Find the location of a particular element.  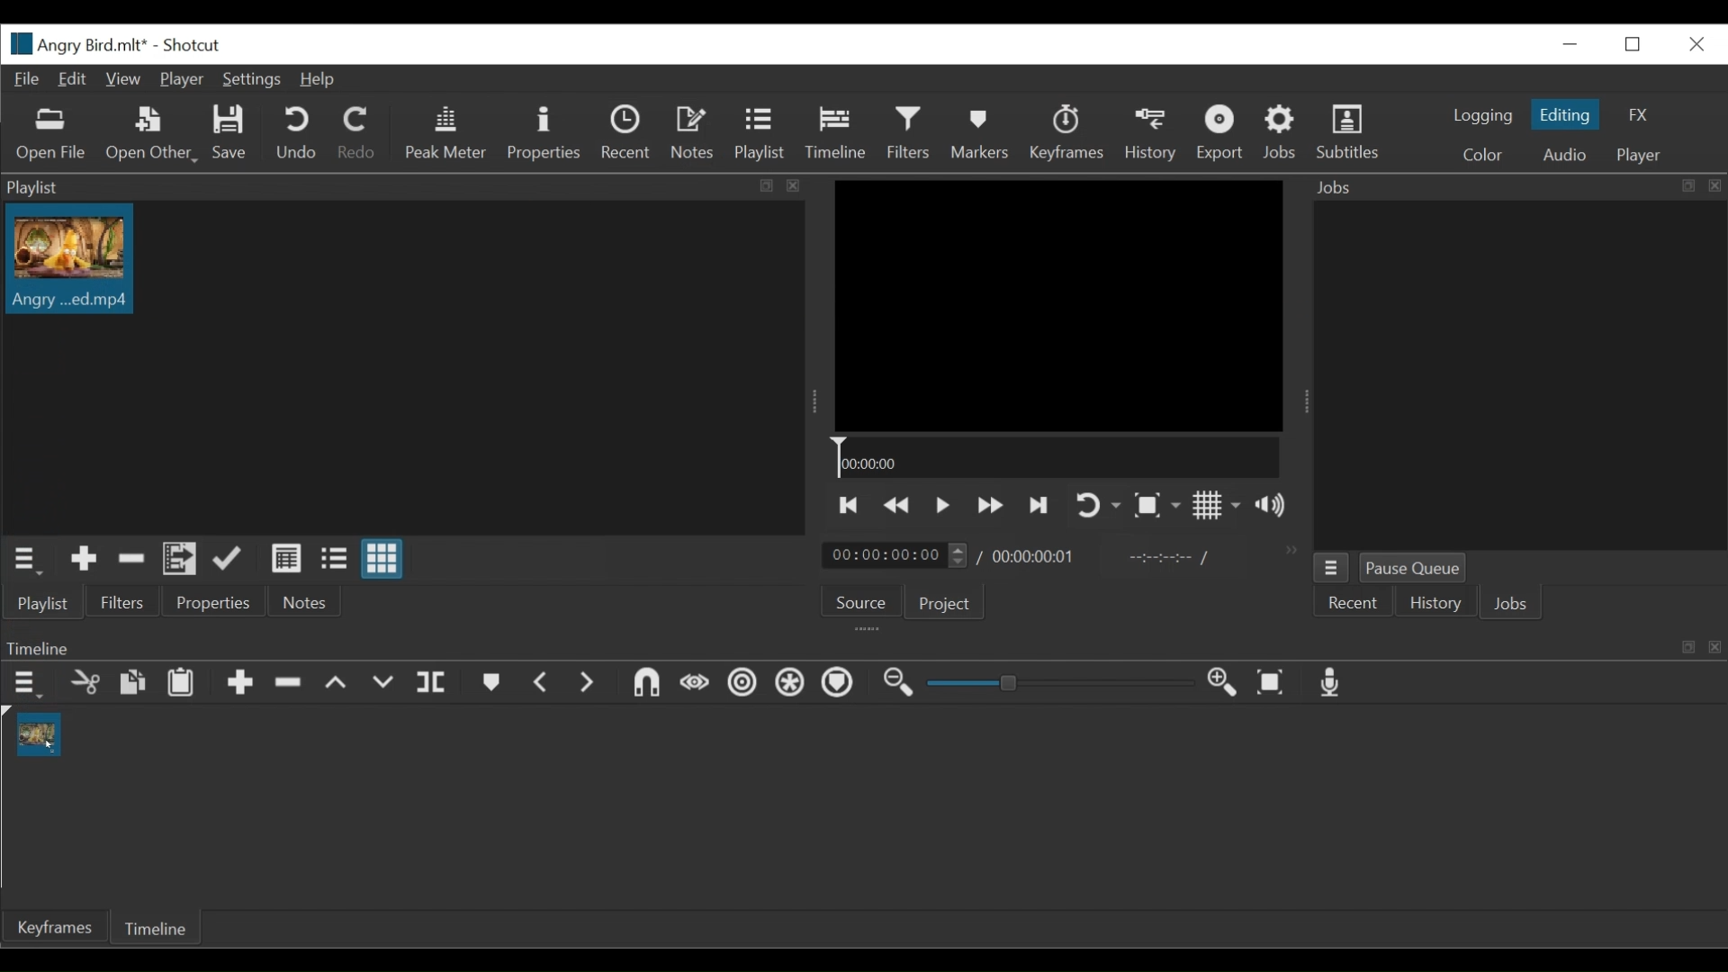

Skip to the previous point is located at coordinates (849, 504).